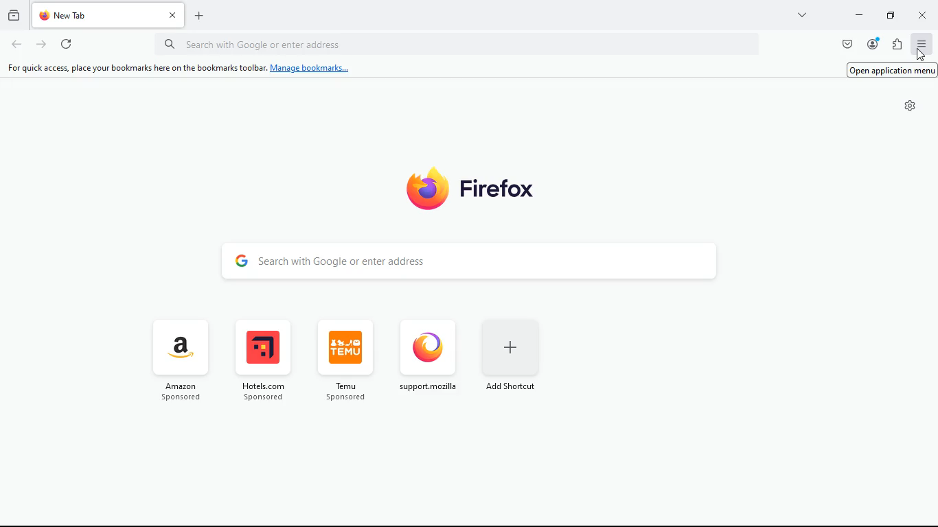 This screenshot has width=938, height=527. What do you see at coordinates (135, 68) in the screenshot?
I see `For quick access, place your bookmarks here on the bookmarks toolbar.` at bounding box center [135, 68].